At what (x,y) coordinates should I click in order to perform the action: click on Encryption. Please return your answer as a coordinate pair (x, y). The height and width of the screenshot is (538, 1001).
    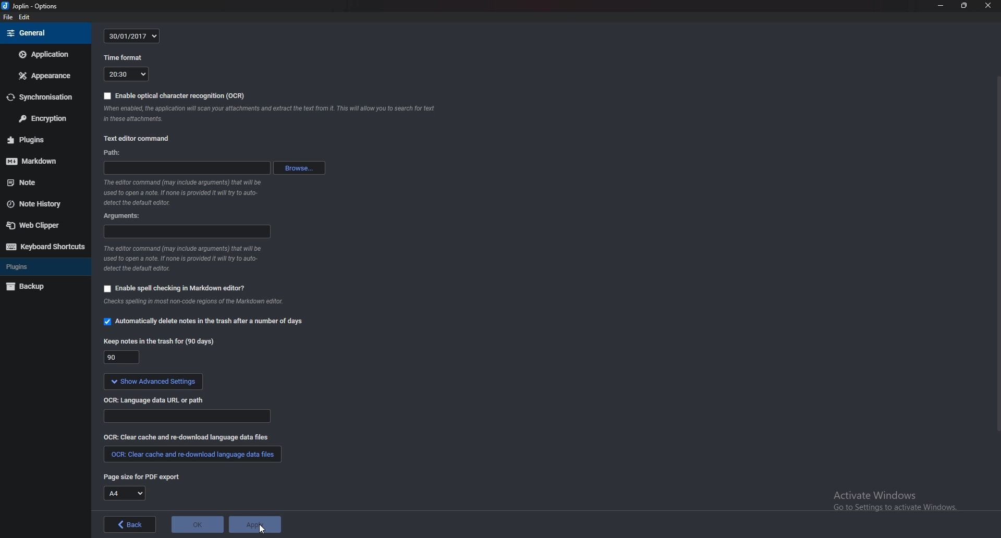
    Looking at the image, I should click on (42, 118).